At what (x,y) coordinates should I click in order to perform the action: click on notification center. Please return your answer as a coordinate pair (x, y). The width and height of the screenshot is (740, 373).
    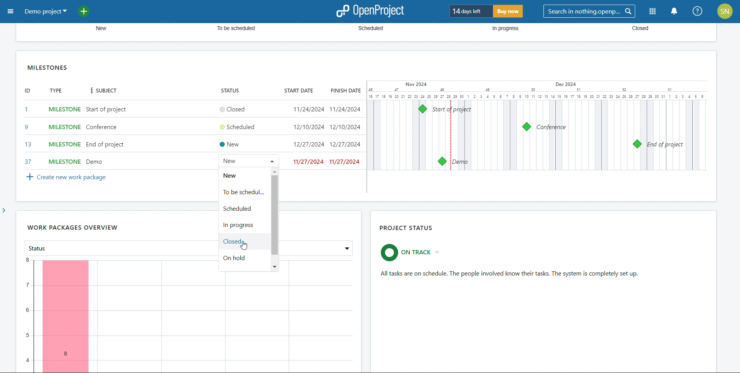
    Looking at the image, I should click on (673, 12).